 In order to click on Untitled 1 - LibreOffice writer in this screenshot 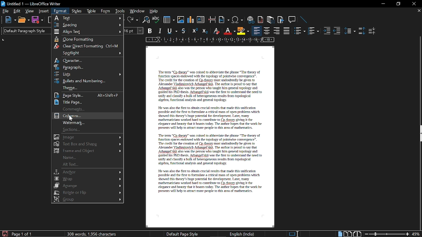, I will do `click(31, 4)`.